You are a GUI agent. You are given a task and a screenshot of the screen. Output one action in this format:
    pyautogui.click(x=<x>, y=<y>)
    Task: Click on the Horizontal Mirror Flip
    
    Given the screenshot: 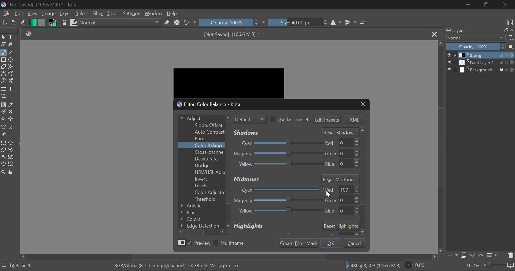 What is the action you would take?
    pyautogui.click(x=351, y=22)
    